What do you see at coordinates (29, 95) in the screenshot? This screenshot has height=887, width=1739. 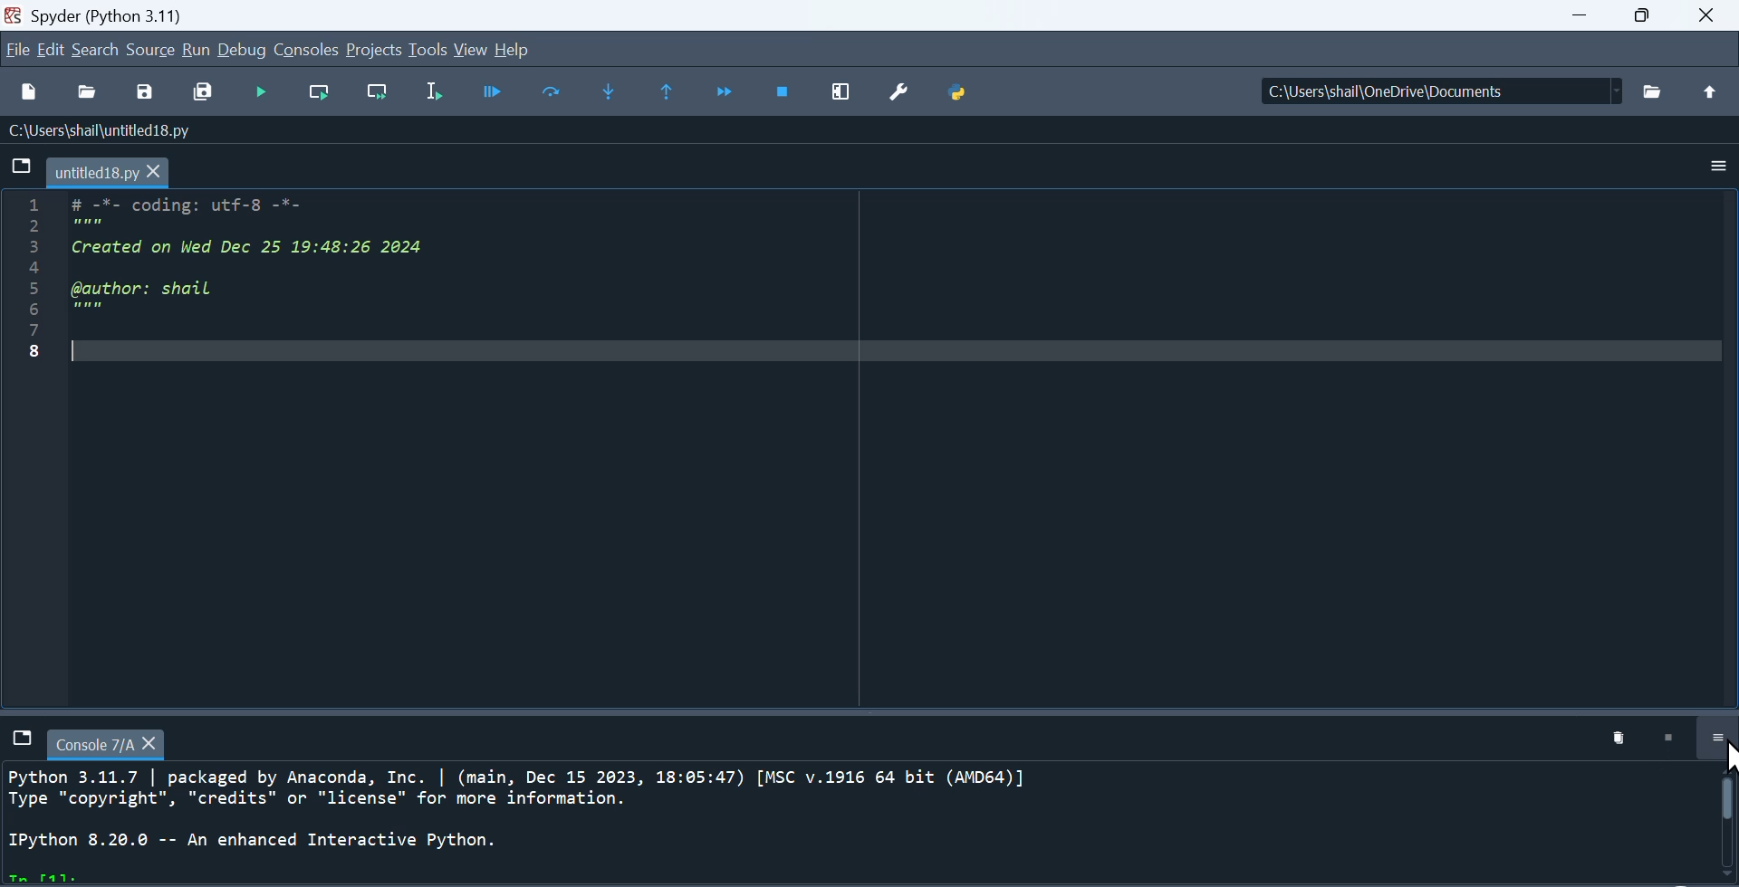 I see `new` at bounding box center [29, 95].